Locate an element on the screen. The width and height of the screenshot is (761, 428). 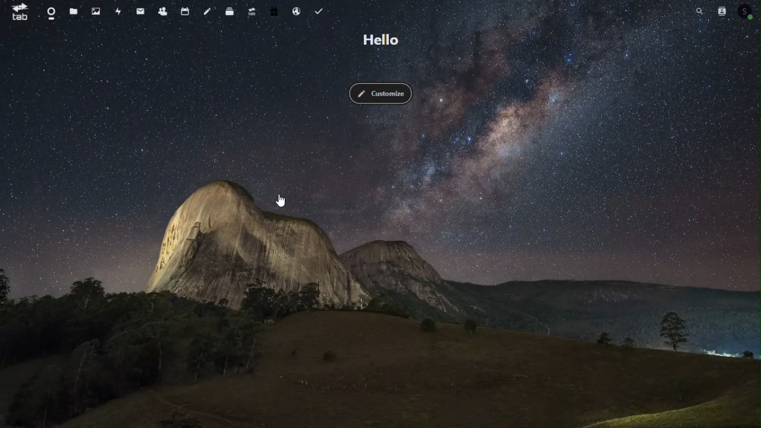
Account icon is located at coordinates (748, 11).